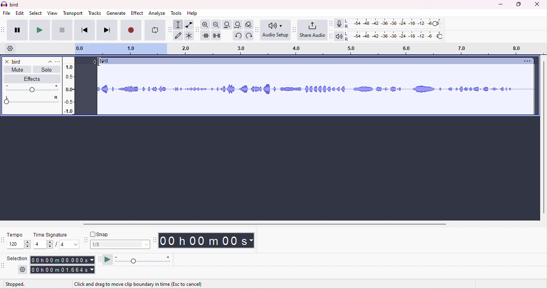 Image resolution: width=547 pixels, height=289 pixels. Describe the element at coordinates (6, 61) in the screenshot. I see `close` at that location.